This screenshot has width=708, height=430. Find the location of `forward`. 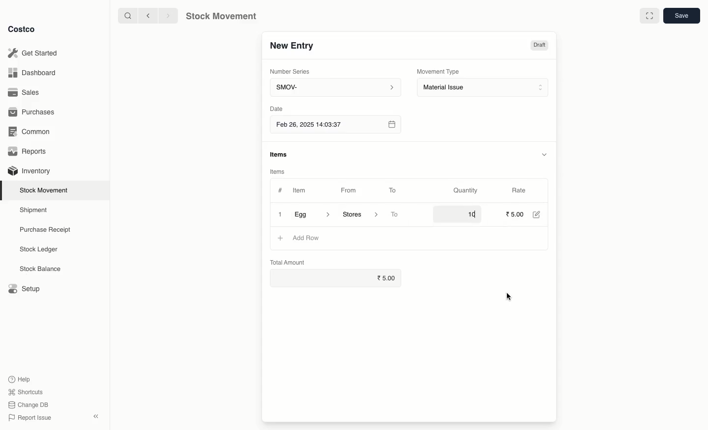

forward is located at coordinates (166, 15).